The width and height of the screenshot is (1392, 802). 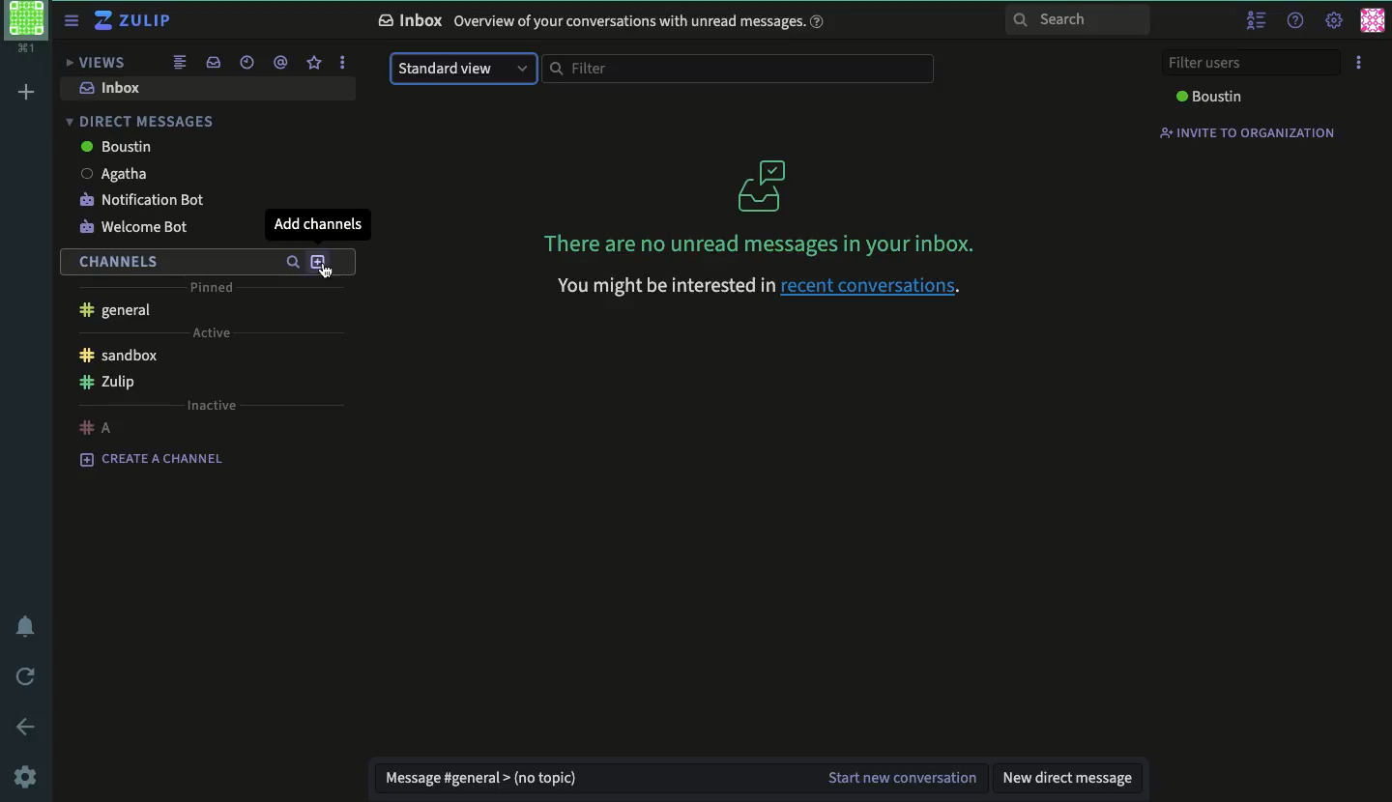 What do you see at coordinates (110, 260) in the screenshot?
I see `channels` at bounding box center [110, 260].